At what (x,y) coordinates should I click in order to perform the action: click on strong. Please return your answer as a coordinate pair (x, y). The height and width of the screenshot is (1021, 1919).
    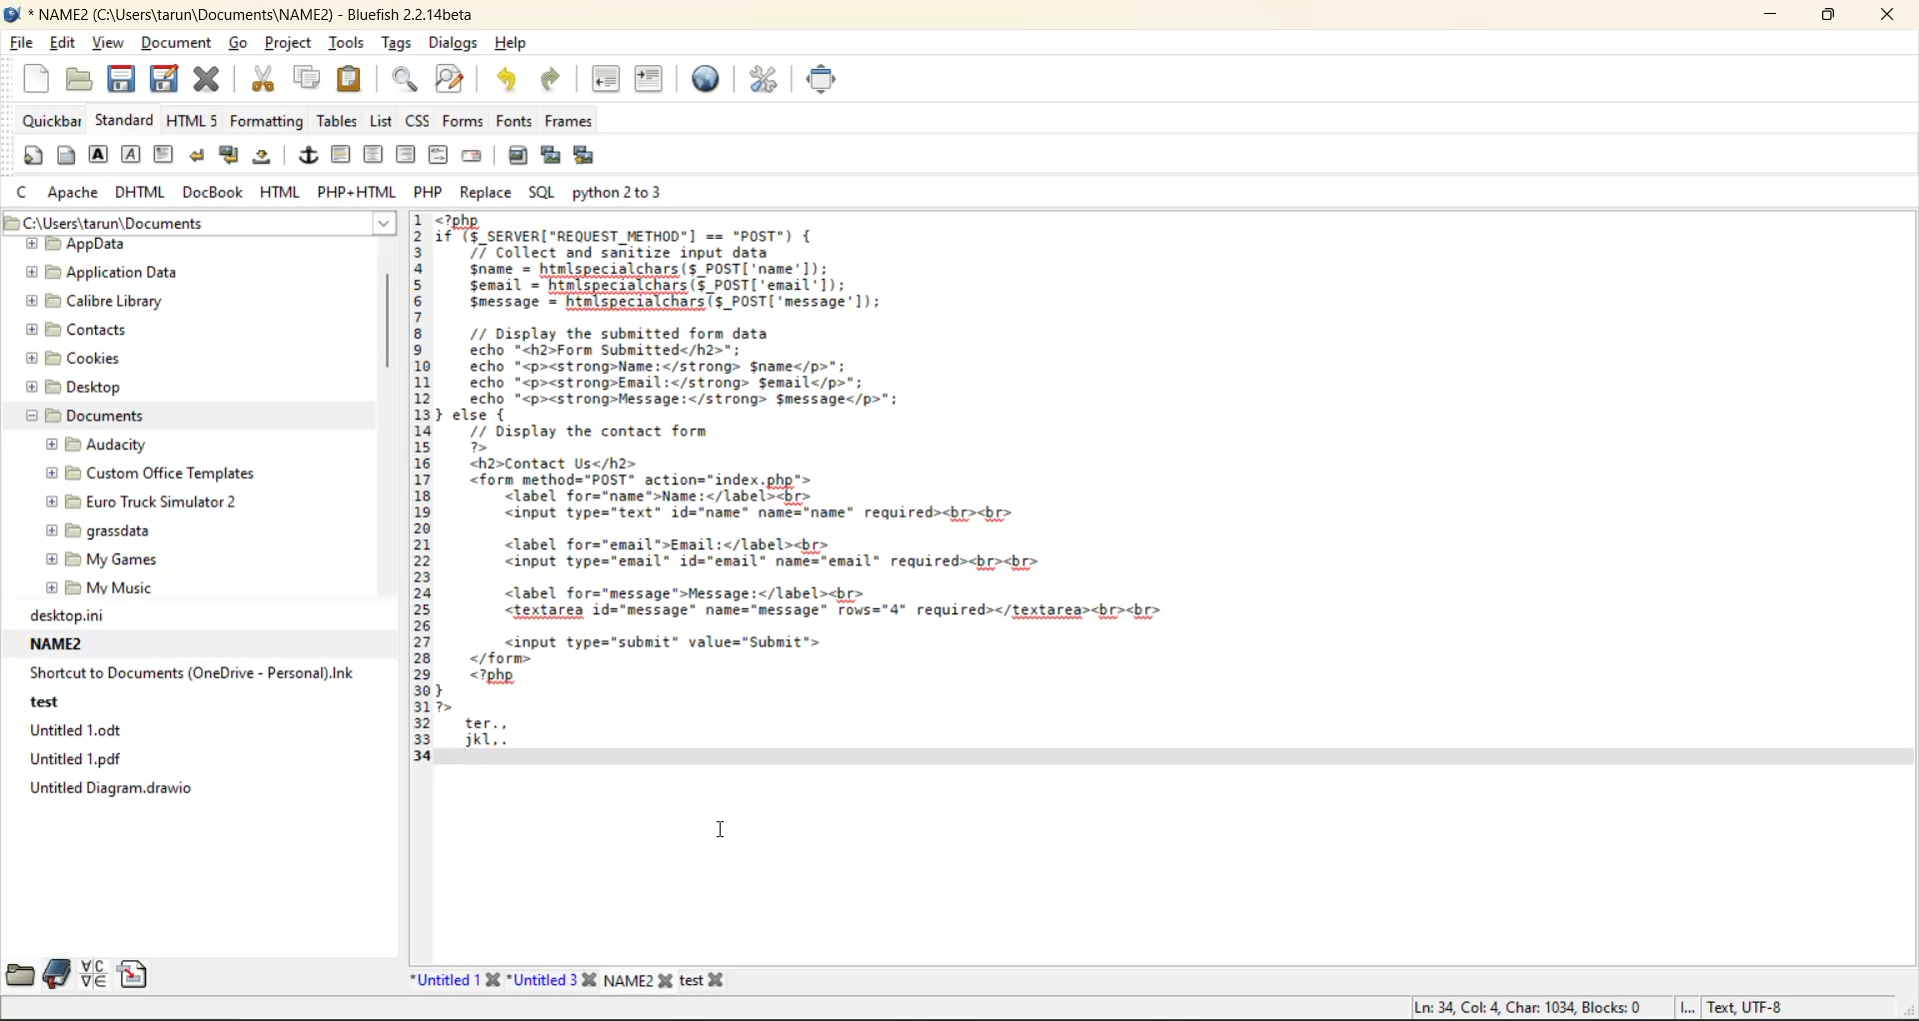
    Looking at the image, I should click on (101, 156).